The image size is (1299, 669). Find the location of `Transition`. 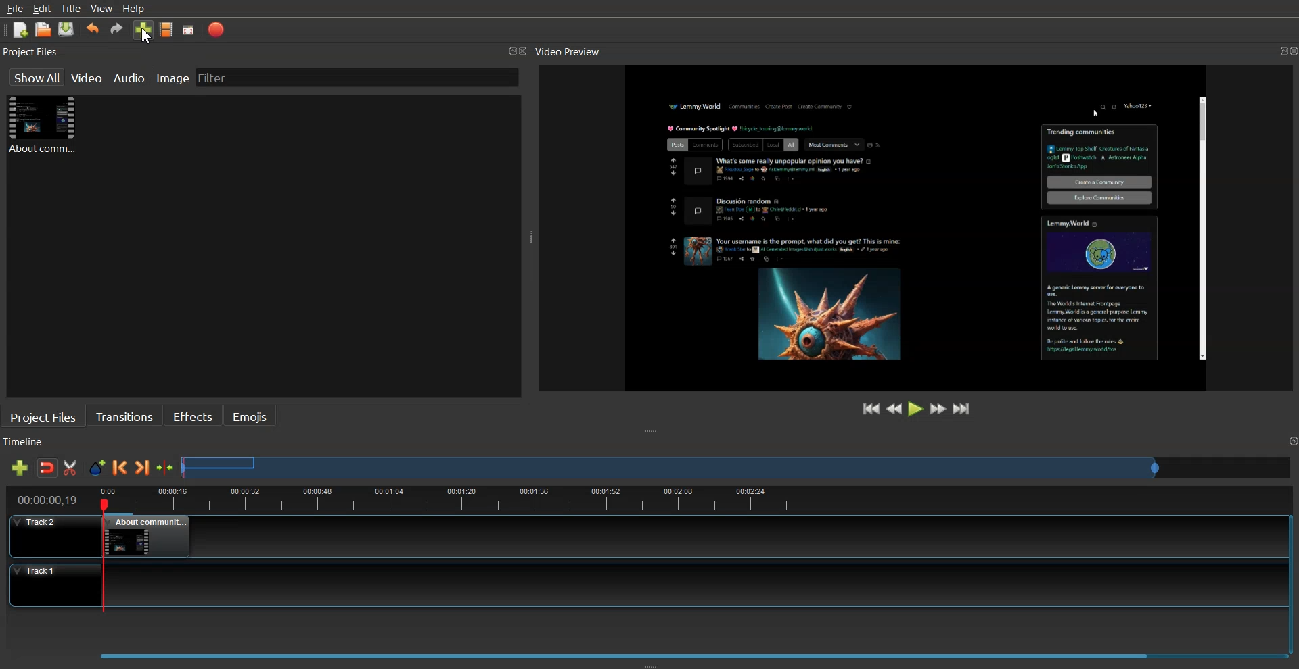

Transition is located at coordinates (124, 416).